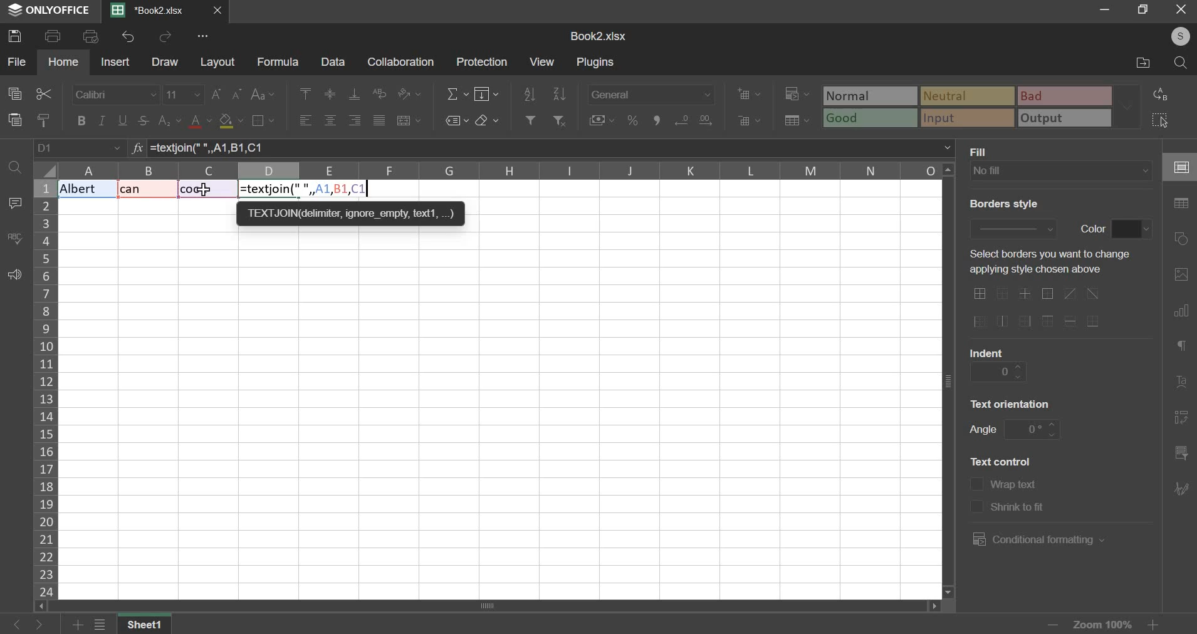 The height and width of the screenshot is (634, 1197). Describe the element at coordinates (659, 120) in the screenshot. I see `comma style` at that location.